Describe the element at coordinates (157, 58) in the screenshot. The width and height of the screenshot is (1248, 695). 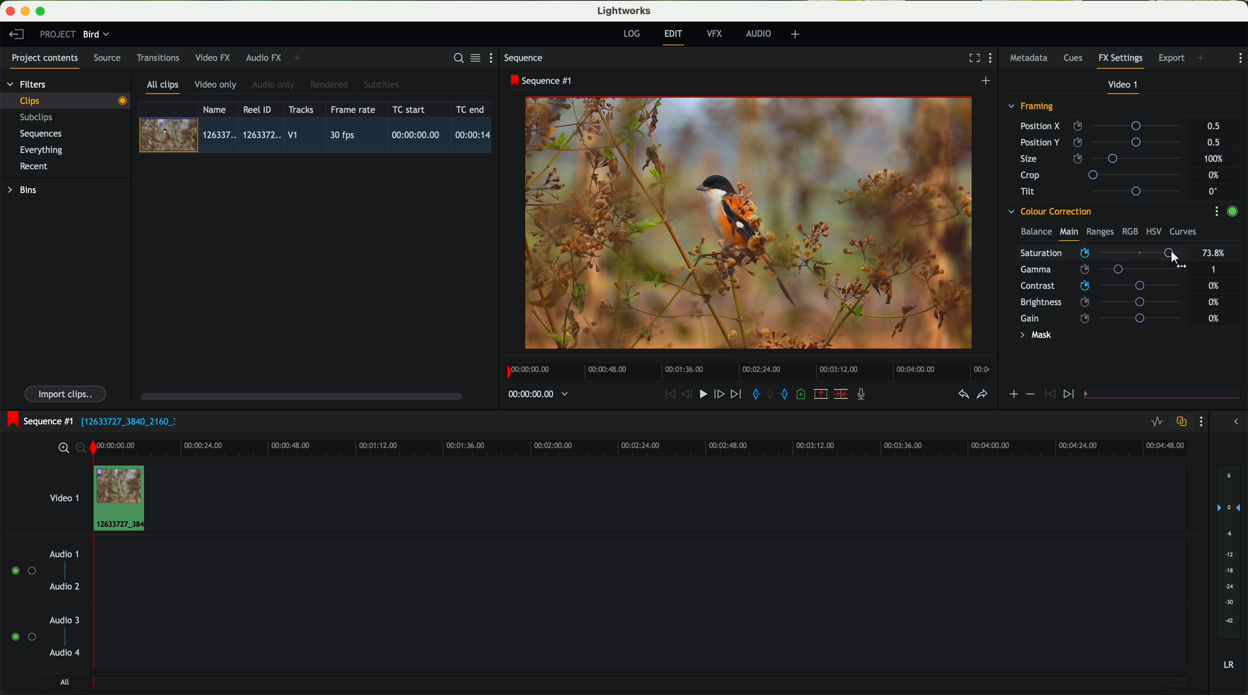
I see `transitions` at that location.